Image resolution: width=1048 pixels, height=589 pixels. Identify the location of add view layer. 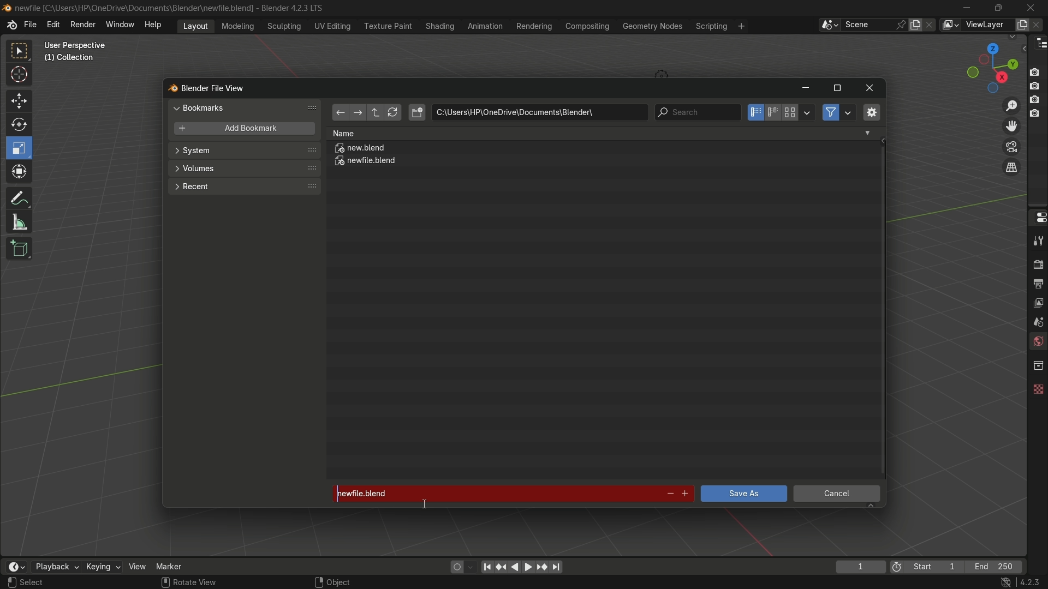
(1021, 24).